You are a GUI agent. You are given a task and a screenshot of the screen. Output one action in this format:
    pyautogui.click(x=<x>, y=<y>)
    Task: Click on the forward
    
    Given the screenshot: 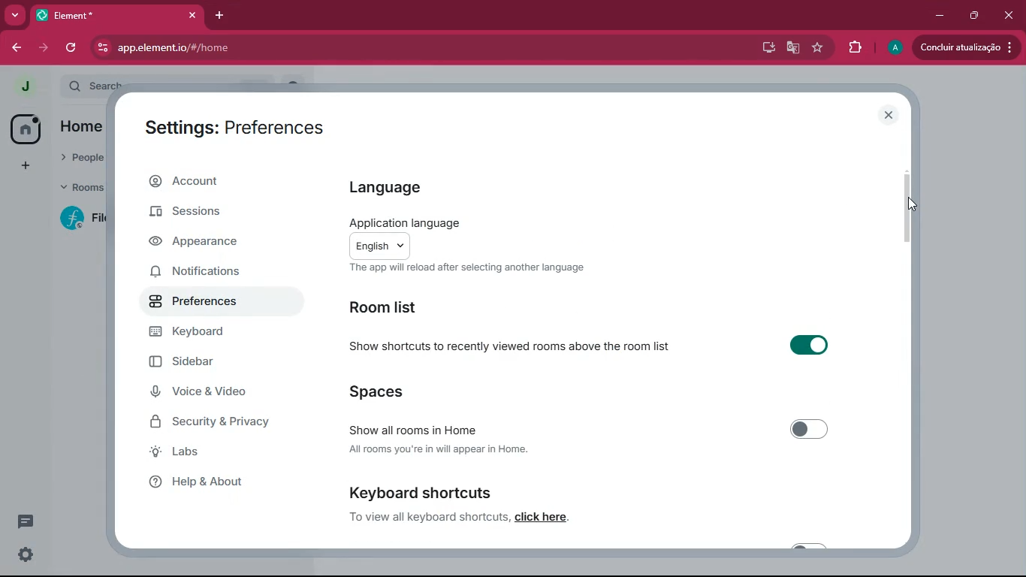 What is the action you would take?
    pyautogui.click(x=46, y=48)
    